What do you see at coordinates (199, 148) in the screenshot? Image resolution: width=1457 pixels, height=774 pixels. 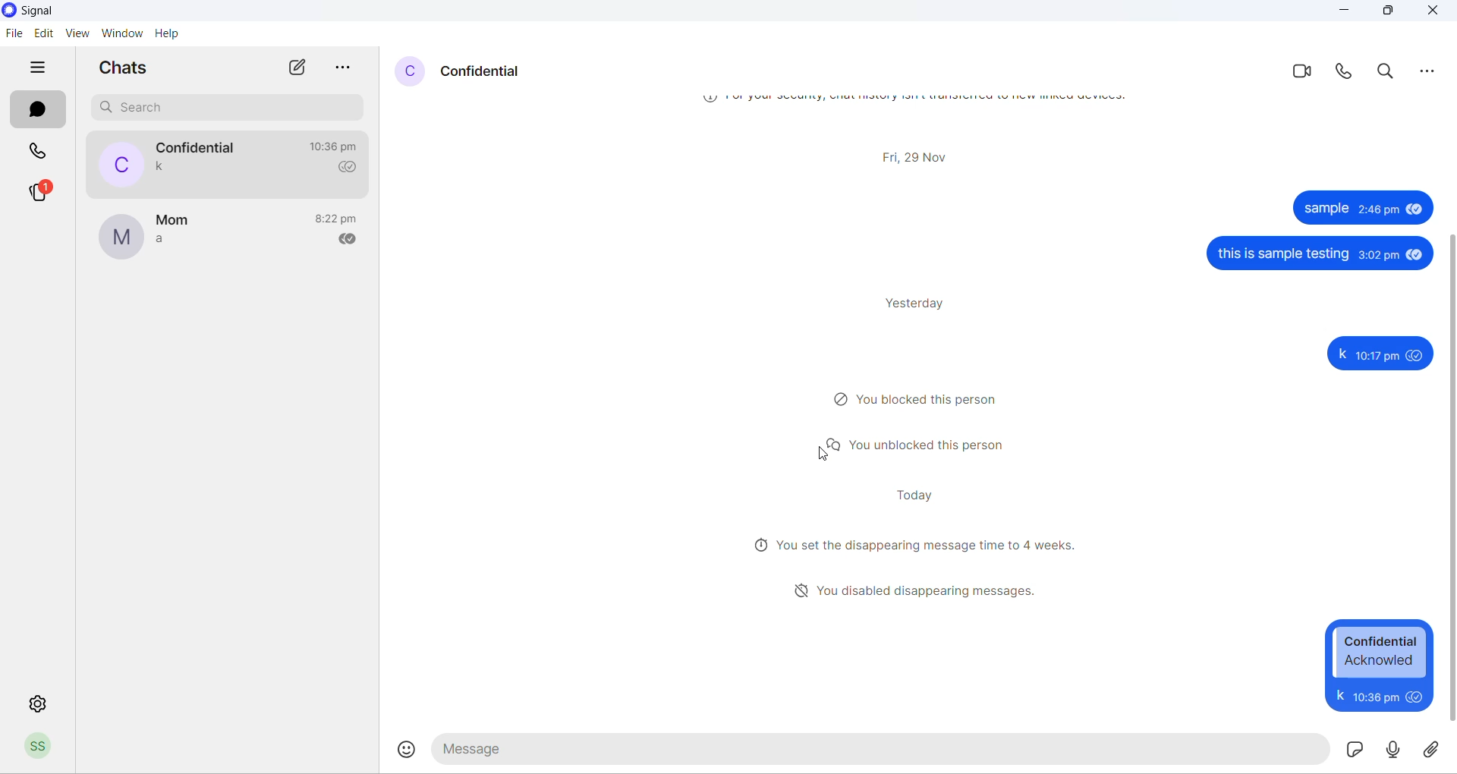 I see `contact name` at bounding box center [199, 148].